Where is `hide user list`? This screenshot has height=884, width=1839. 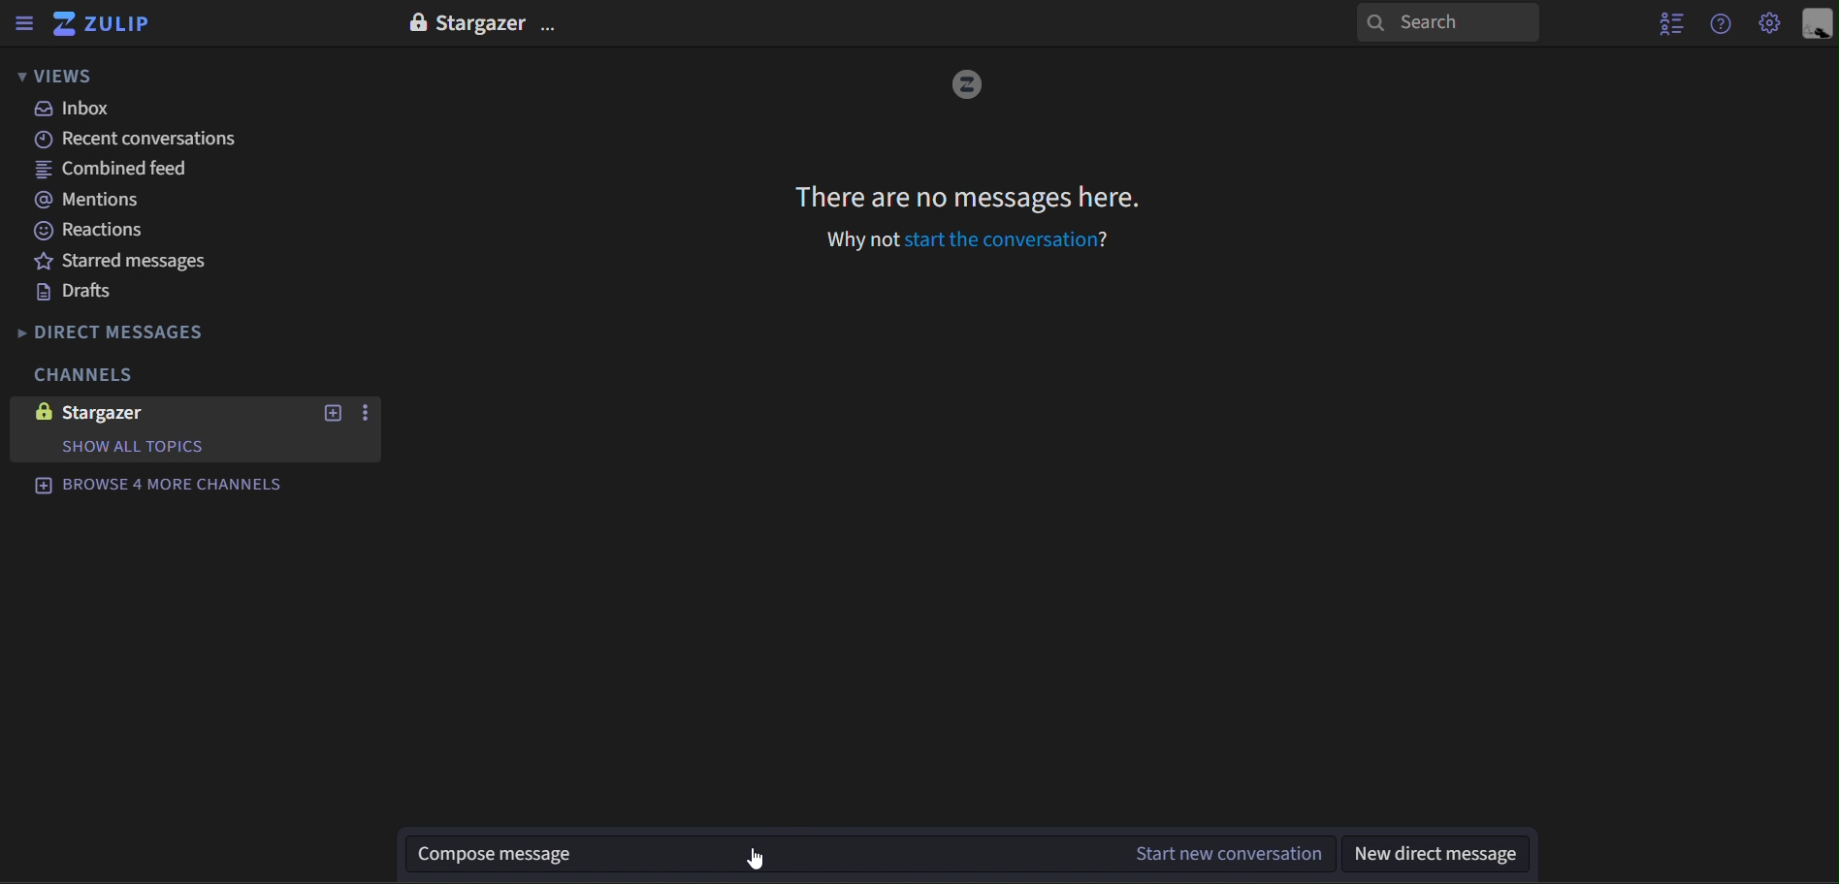
hide user list is located at coordinates (1667, 23).